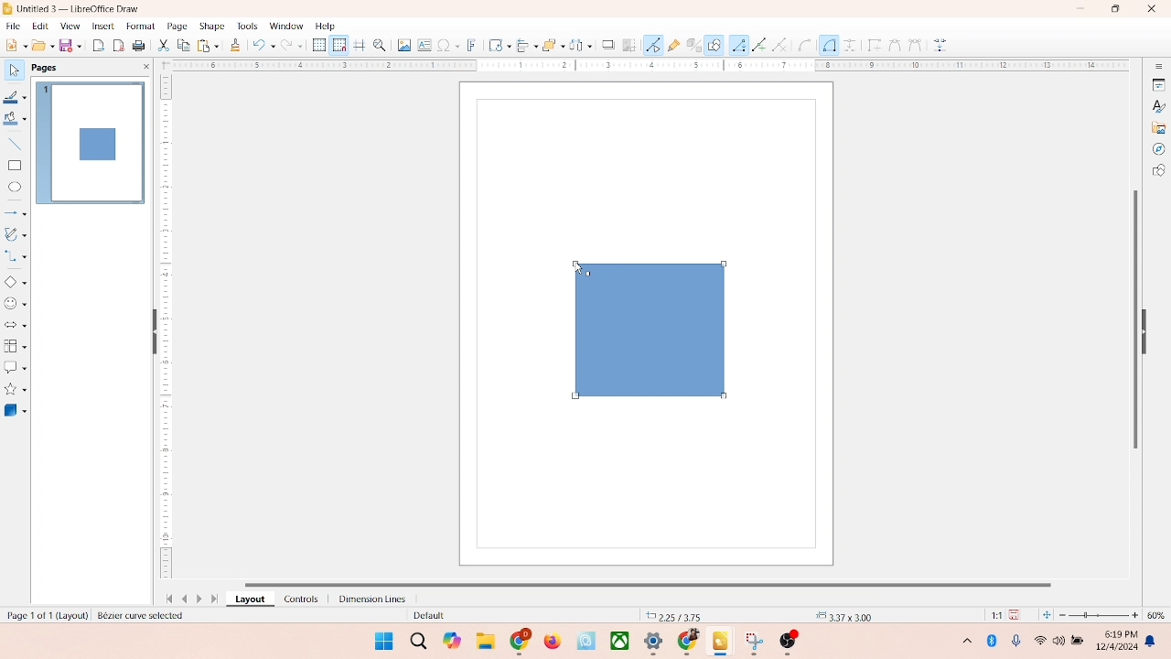  I want to click on properties, so click(1157, 83).